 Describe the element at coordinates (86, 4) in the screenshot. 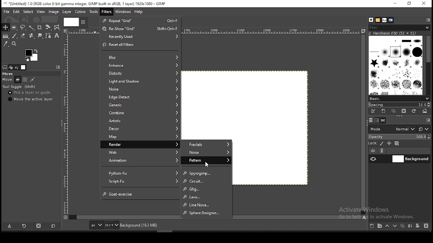

I see `*[untitled]-1.0 (rgb color 8-bit gamma integer, gimp built-in sRGB, 1 layer) 1920x1080 - gimp` at that location.